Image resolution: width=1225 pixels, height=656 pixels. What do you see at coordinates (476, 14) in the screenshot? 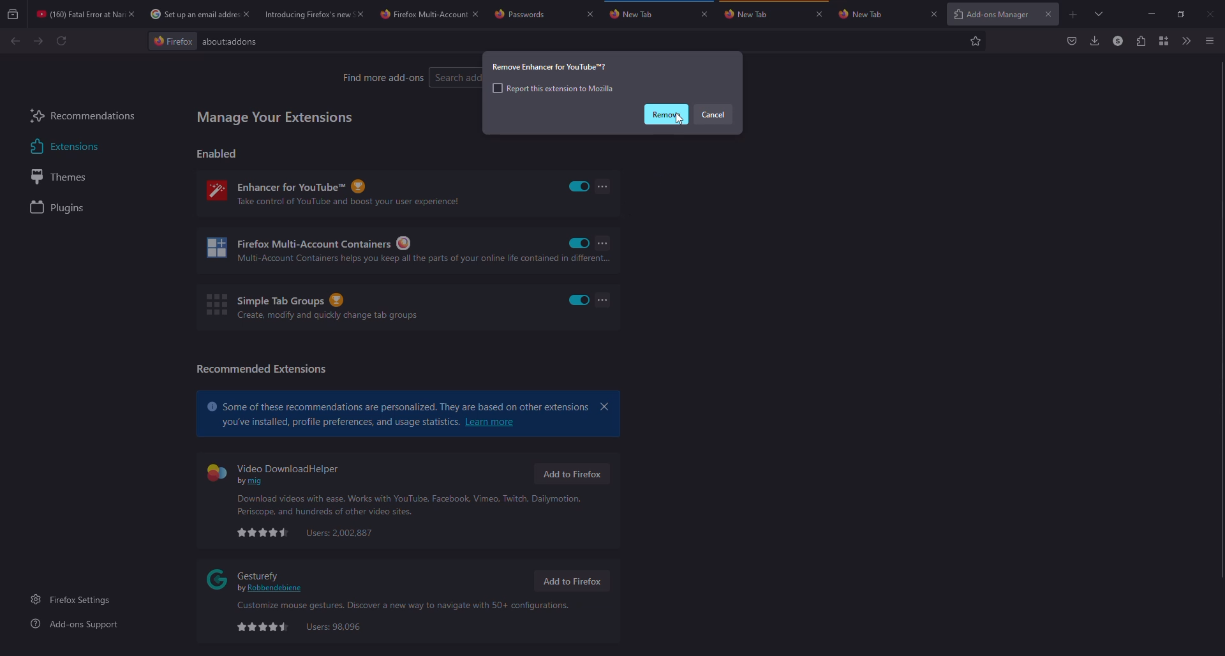
I see `close` at bounding box center [476, 14].